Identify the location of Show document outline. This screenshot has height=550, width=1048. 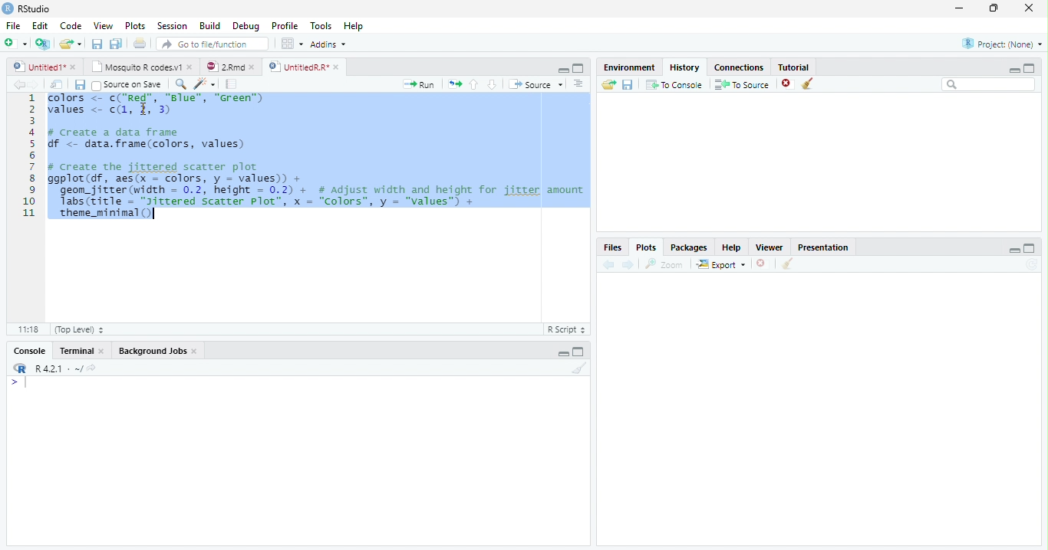
(578, 83).